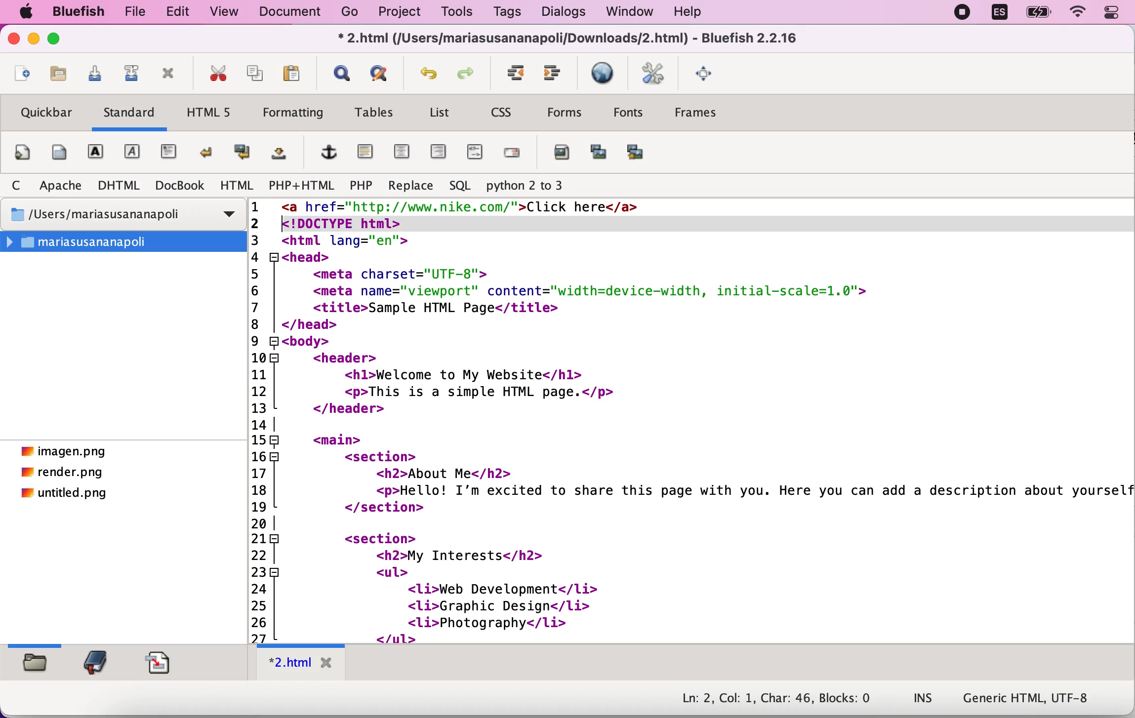 The image size is (1135, 718). Describe the element at coordinates (22, 152) in the screenshot. I see `quickstart` at that location.